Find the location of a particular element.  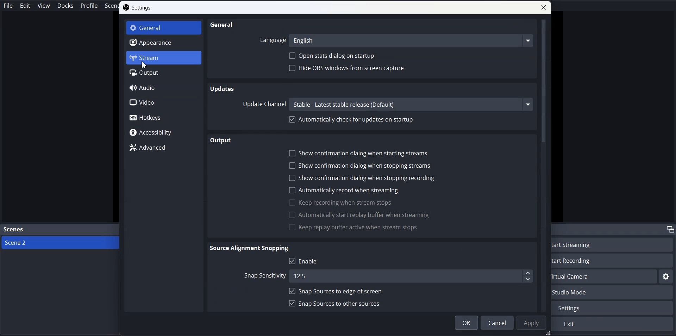

Hide ops window from screen capture is located at coordinates (348, 68).